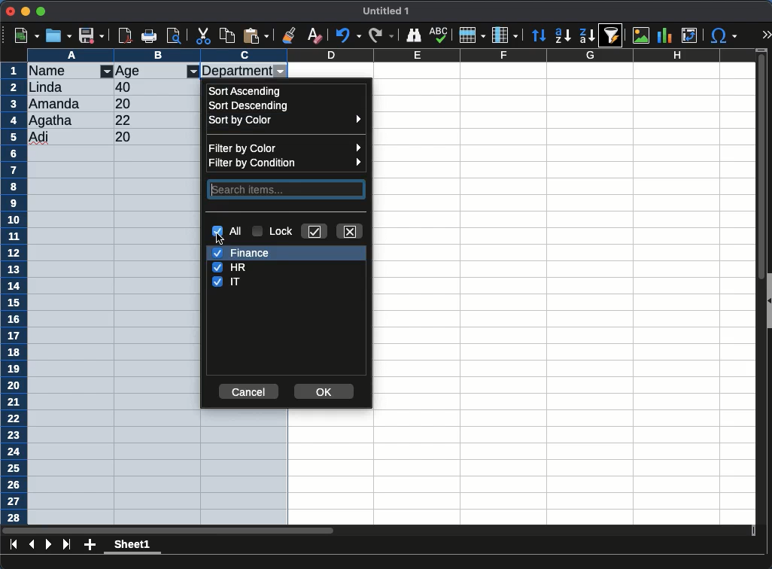 Image resolution: width=772 pixels, height=569 pixels. Describe the element at coordinates (767, 300) in the screenshot. I see `collapse` at that location.